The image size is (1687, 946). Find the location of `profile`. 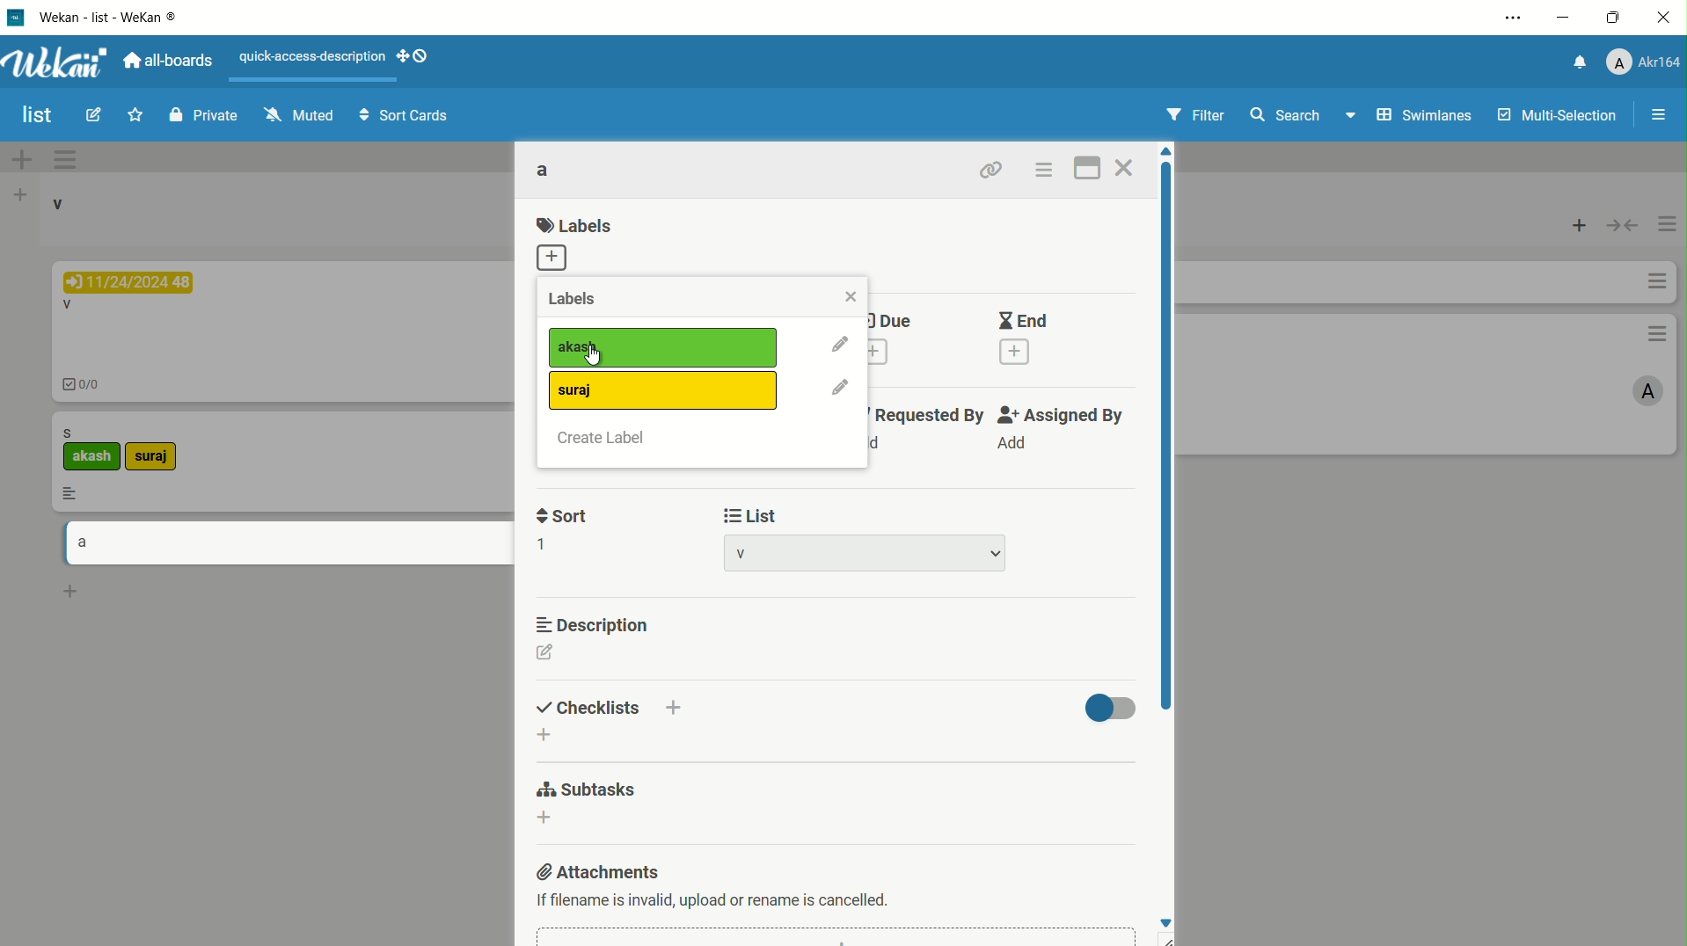

profile is located at coordinates (1644, 62).